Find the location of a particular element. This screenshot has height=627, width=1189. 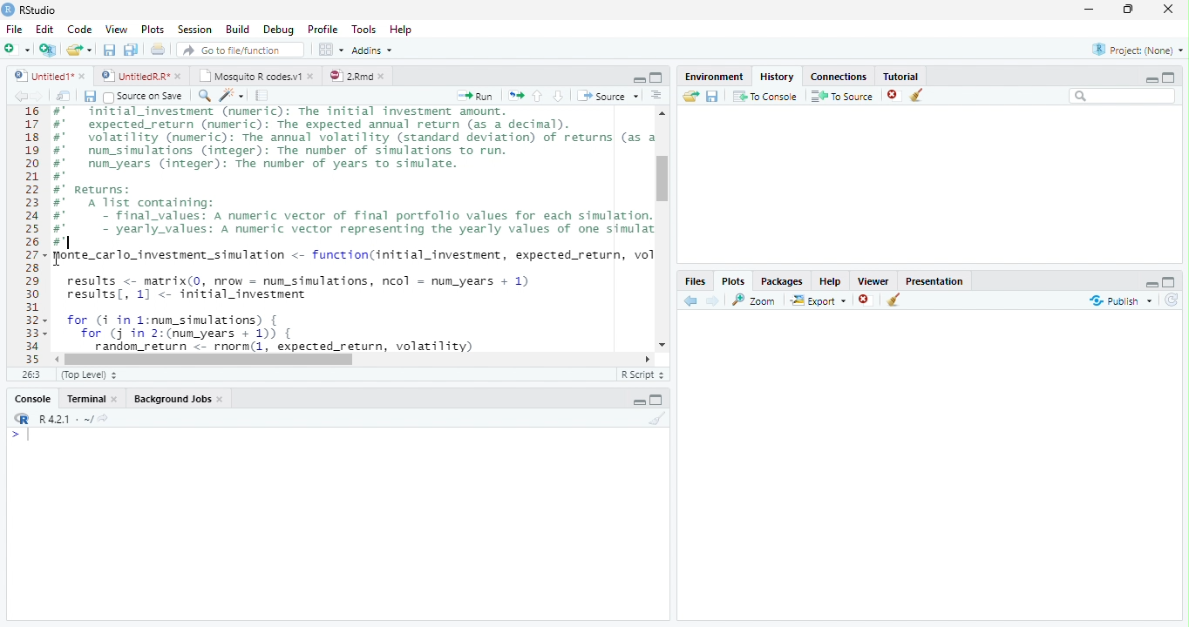

Print is located at coordinates (158, 49).